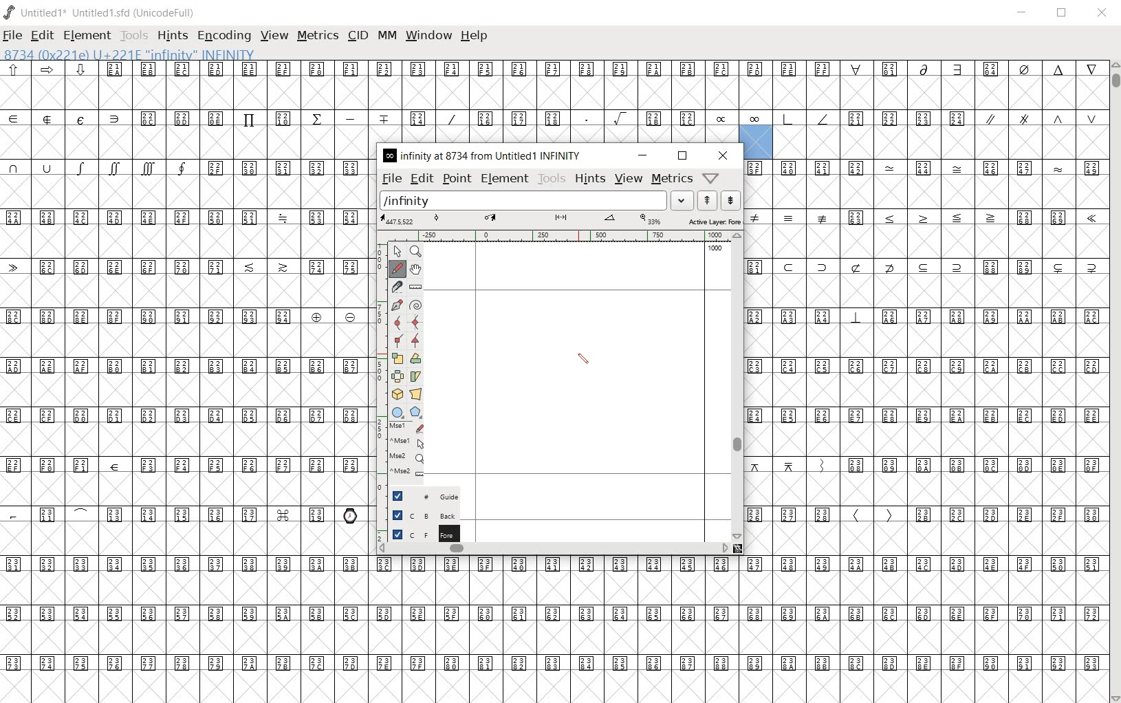 The width and height of the screenshot is (1121, 703). I want to click on scroll by hand, so click(417, 268).